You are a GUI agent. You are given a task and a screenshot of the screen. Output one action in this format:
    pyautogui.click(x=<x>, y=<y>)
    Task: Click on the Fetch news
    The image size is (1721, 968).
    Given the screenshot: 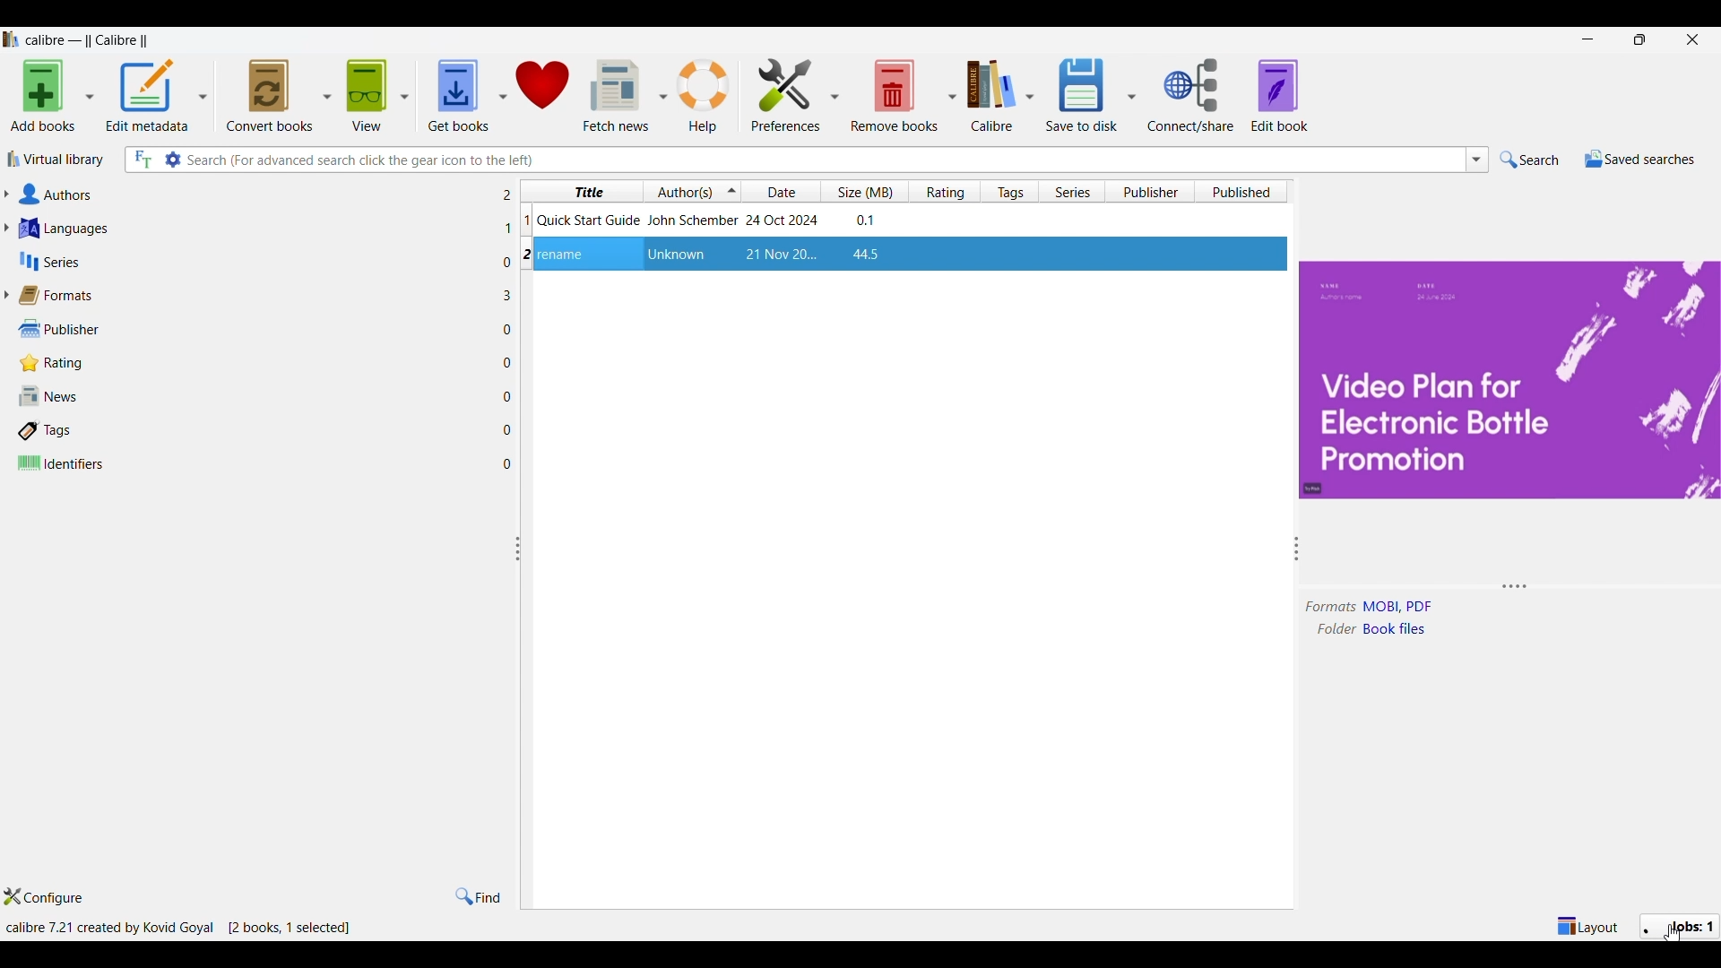 What is the action you would take?
    pyautogui.click(x=615, y=96)
    